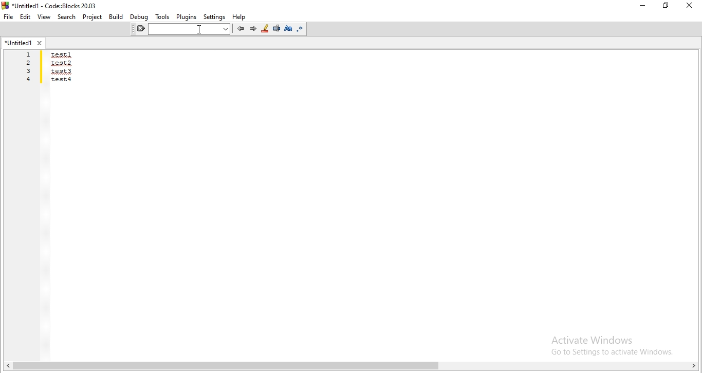 The height and width of the screenshot is (373, 702). Describe the element at coordinates (605, 343) in the screenshot. I see `Activate Windows
Go to Settings to activate Windows.` at that location.